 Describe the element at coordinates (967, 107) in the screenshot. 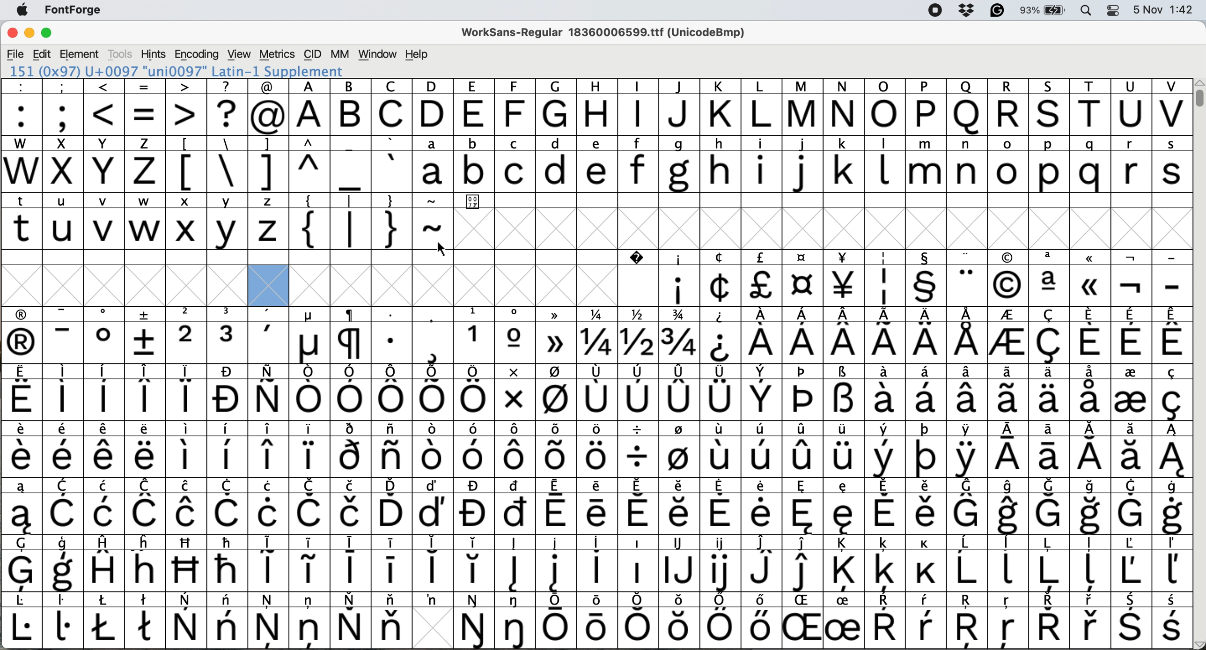

I see `` at that location.